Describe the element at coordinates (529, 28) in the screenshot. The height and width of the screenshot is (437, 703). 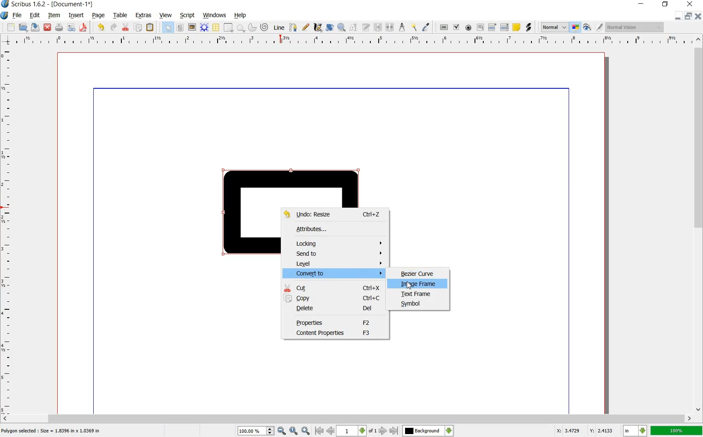
I see `link annotation` at that location.